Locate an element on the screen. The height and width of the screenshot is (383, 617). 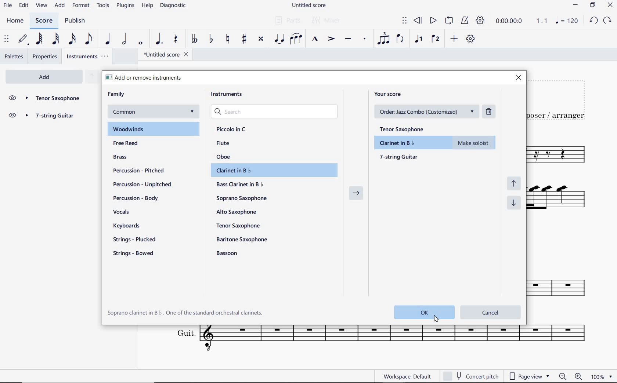
search is located at coordinates (275, 112).